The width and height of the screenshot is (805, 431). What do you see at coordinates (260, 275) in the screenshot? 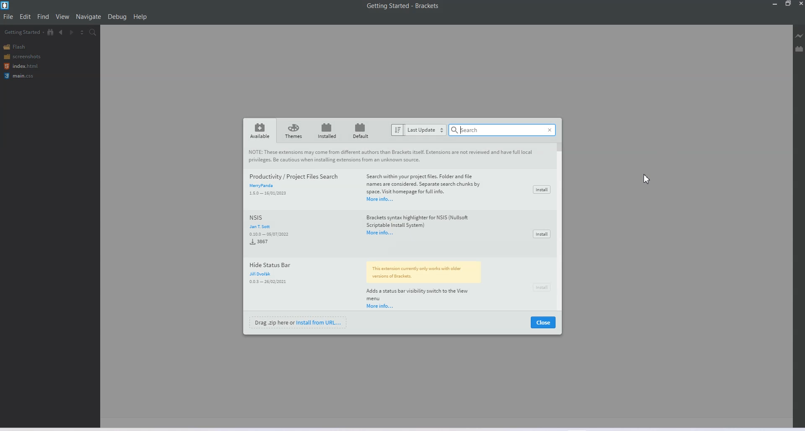
I see `juri dvorak` at bounding box center [260, 275].